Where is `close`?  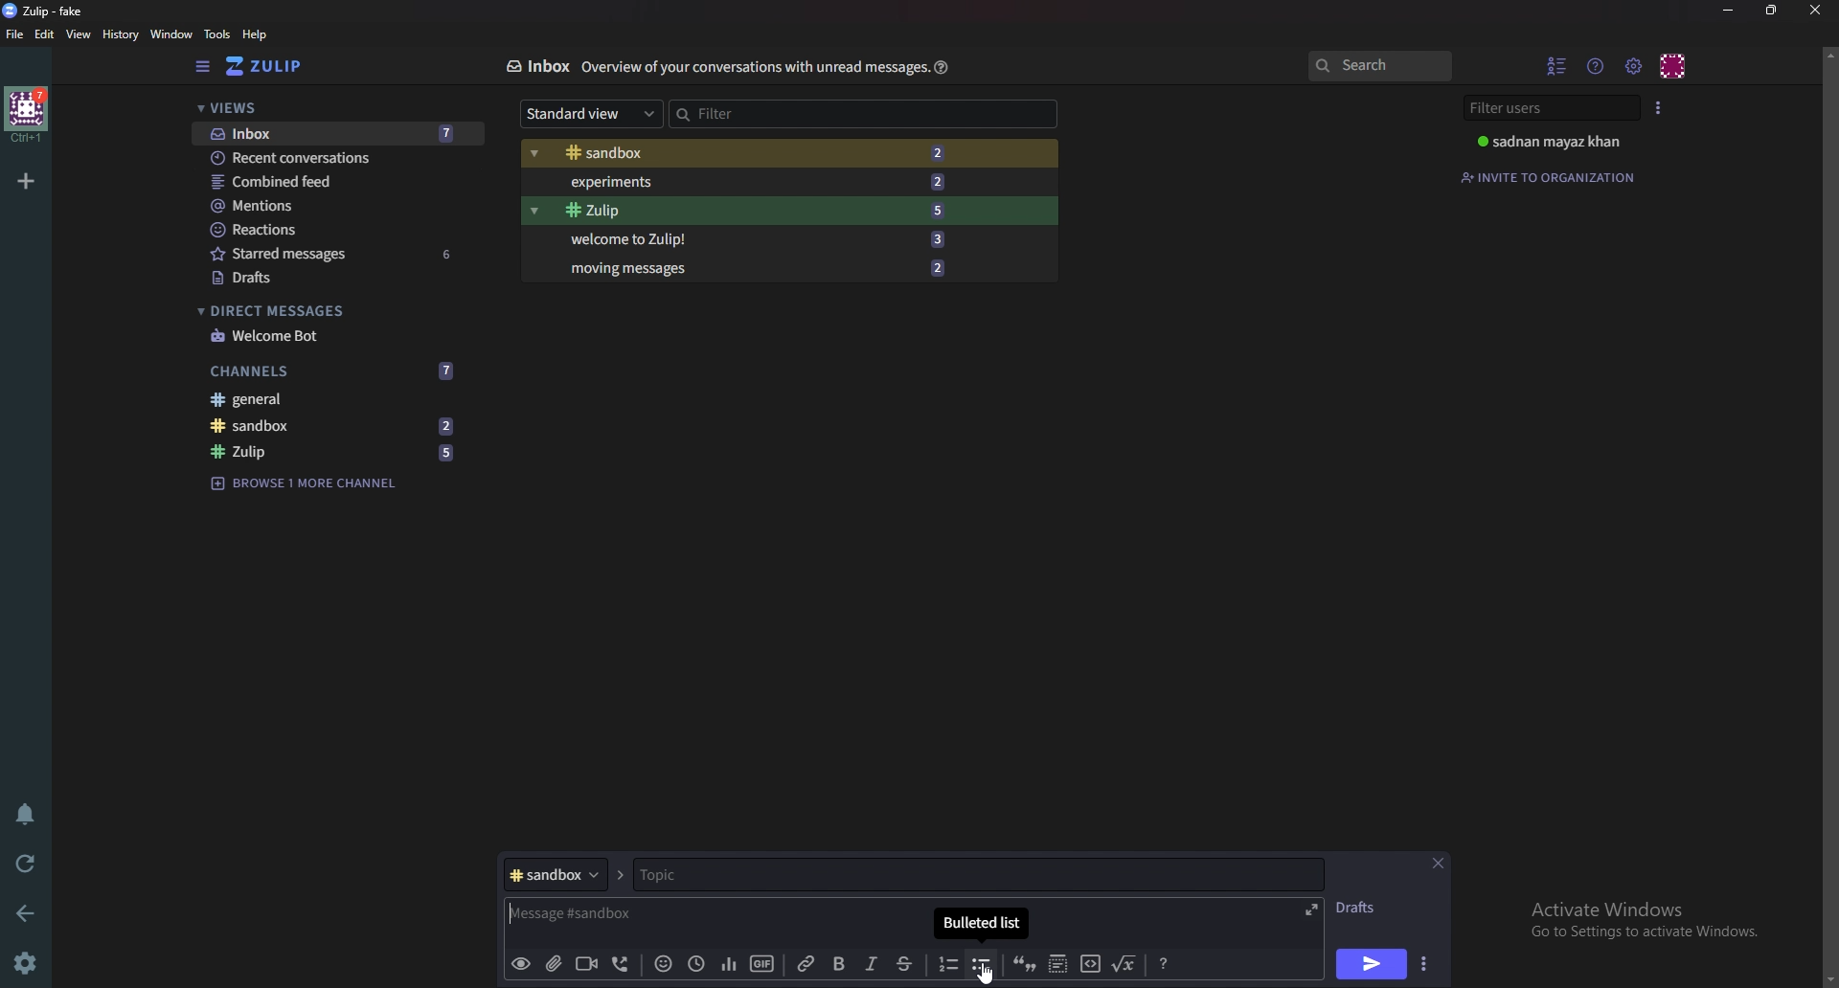
close is located at coordinates (1813, 10).